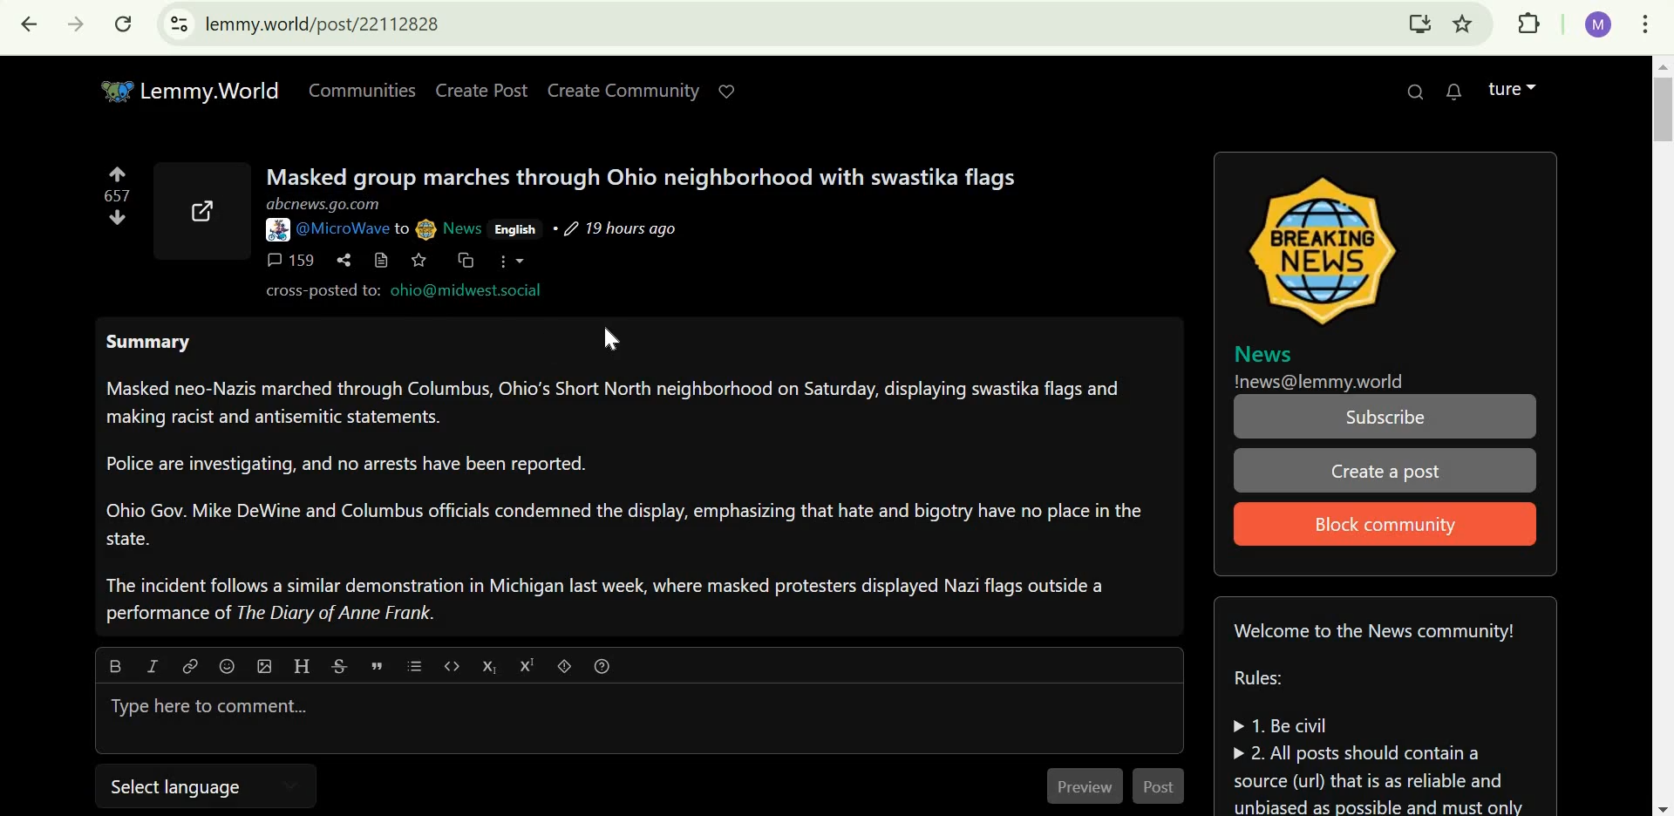 The height and width of the screenshot is (816, 1674). What do you see at coordinates (190, 665) in the screenshot?
I see `Link` at bounding box center [190, 665].